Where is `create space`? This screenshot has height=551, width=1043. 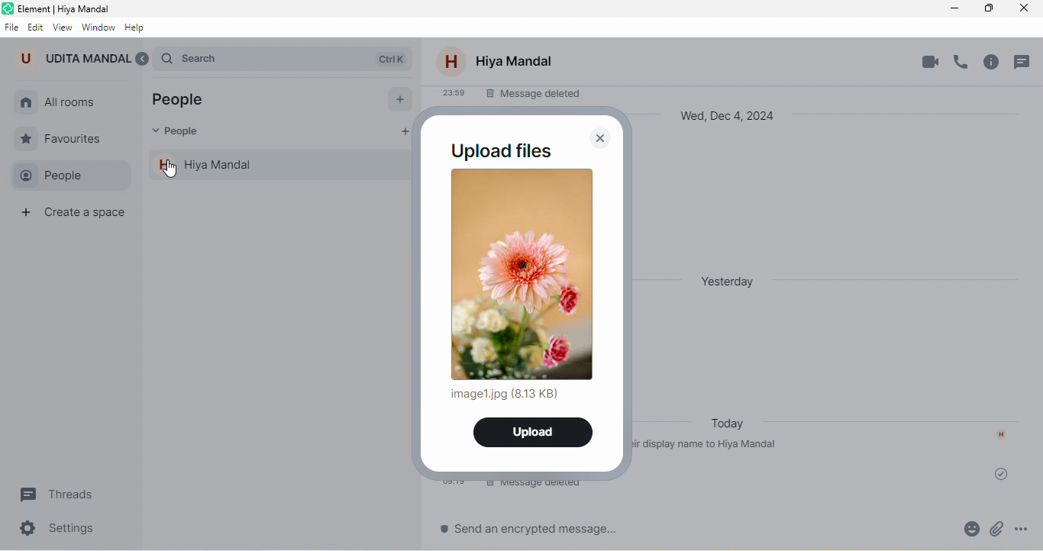 create space is located at coordinates (76, 215).